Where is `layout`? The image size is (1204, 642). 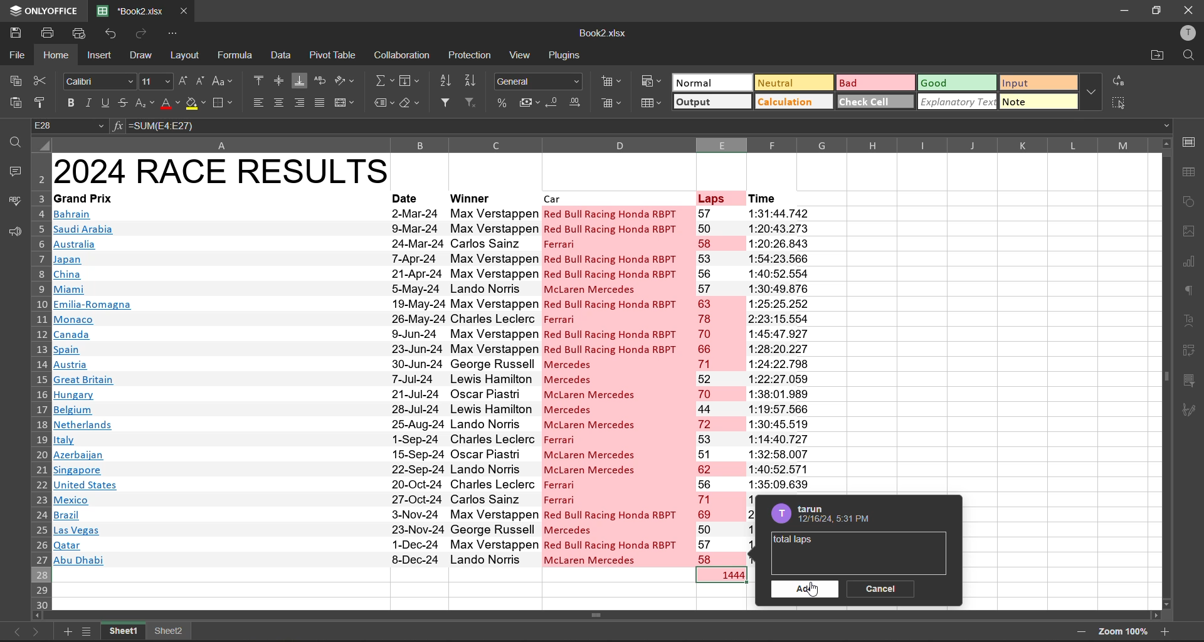
layout is located at coordinates (187, 56).